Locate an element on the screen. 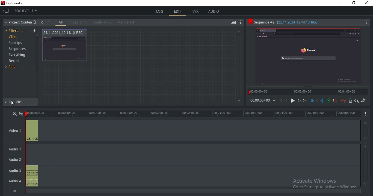  recent is located at coordinates (15, 61).